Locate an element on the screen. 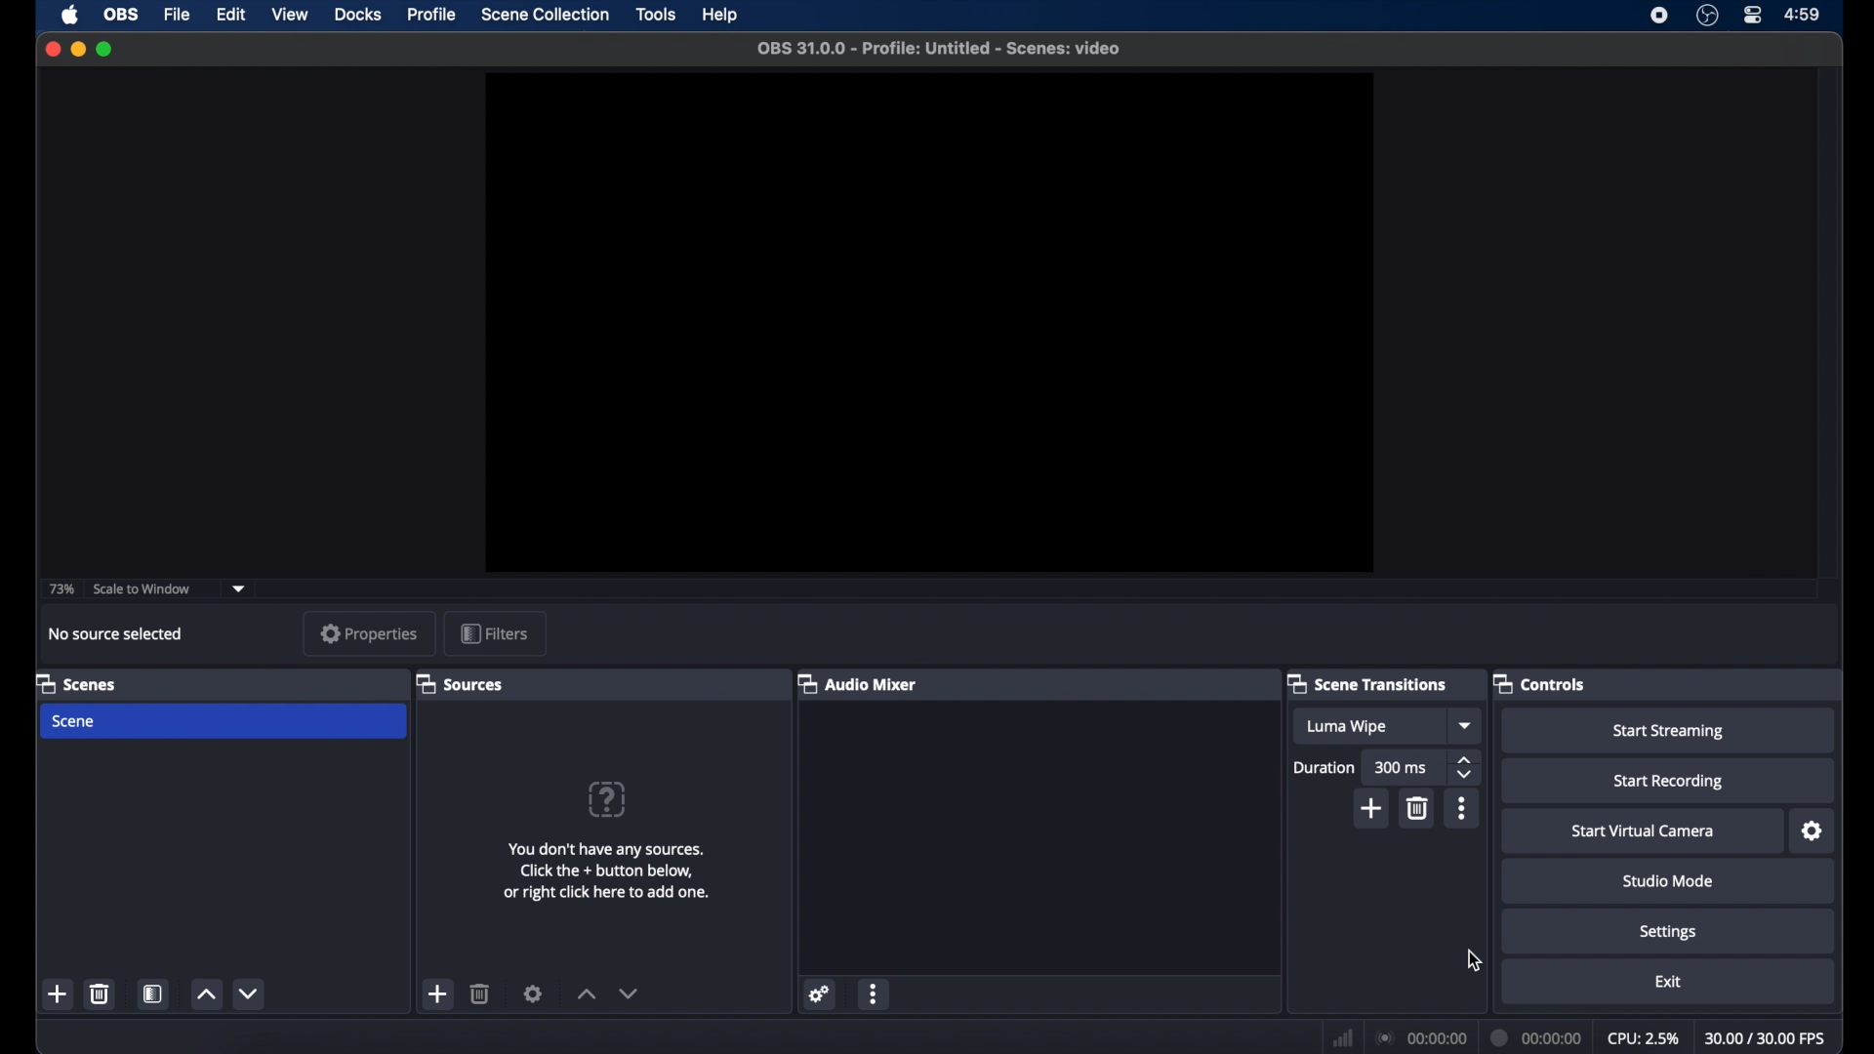  cursor is located at coordinates (1475, 960).